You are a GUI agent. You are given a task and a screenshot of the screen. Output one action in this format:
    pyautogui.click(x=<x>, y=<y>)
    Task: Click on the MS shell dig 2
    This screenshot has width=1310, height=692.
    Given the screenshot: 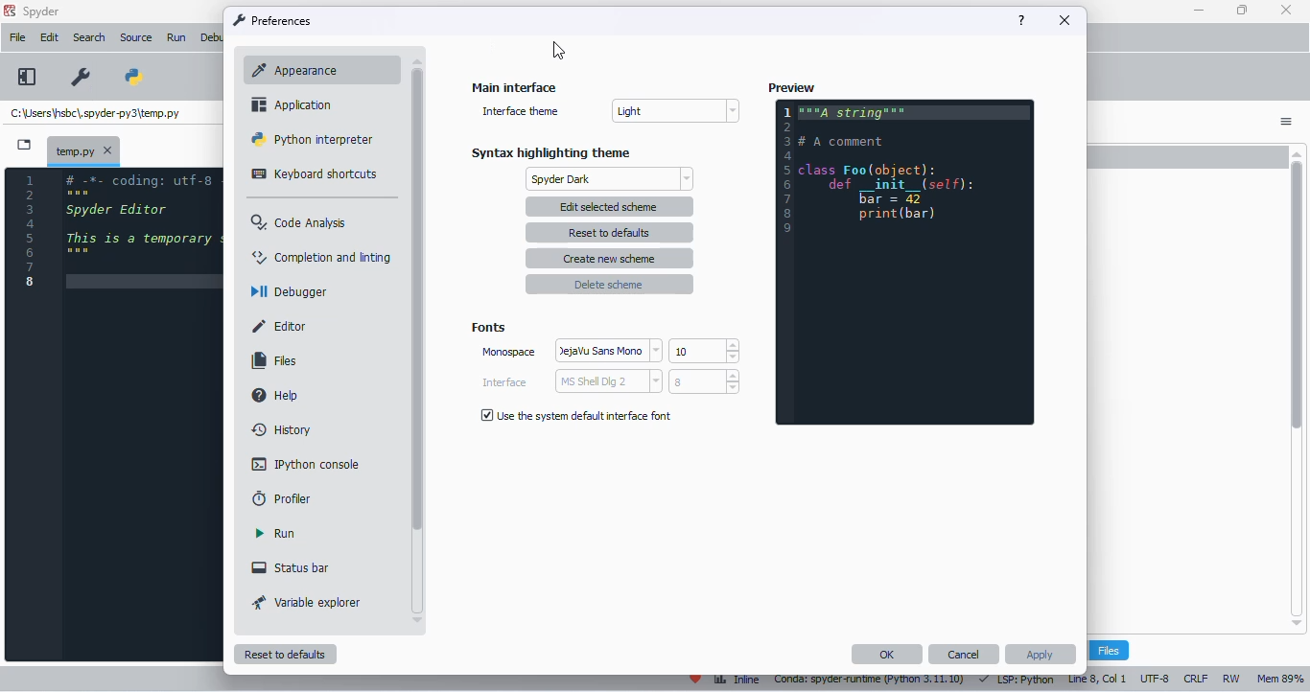 What is the action you would take?
    pyautogui.click(x=609, y=381)
    